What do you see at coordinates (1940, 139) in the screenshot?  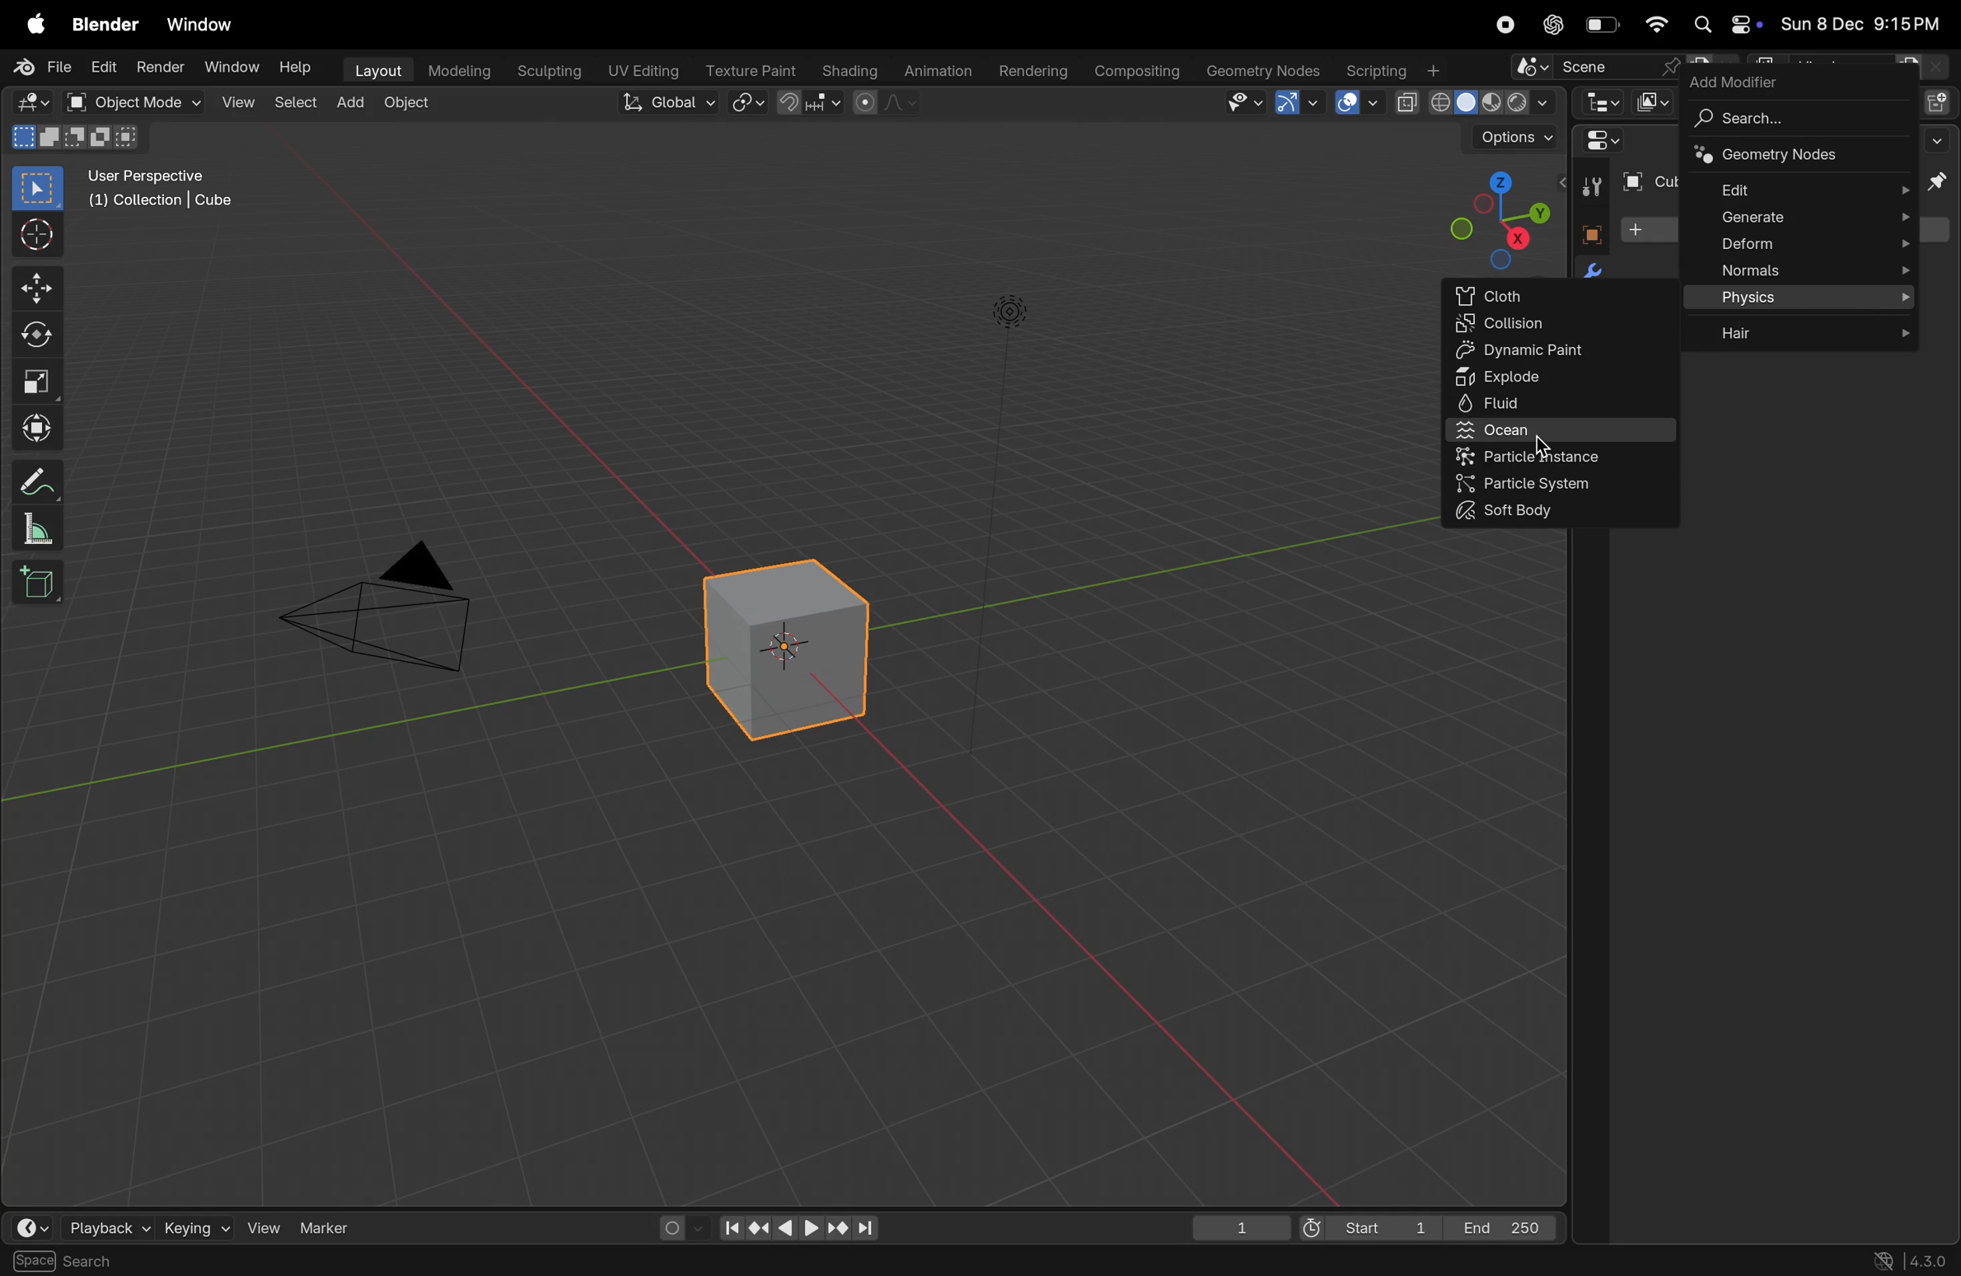 I see `drop down` at bounding box center [1940, 139].